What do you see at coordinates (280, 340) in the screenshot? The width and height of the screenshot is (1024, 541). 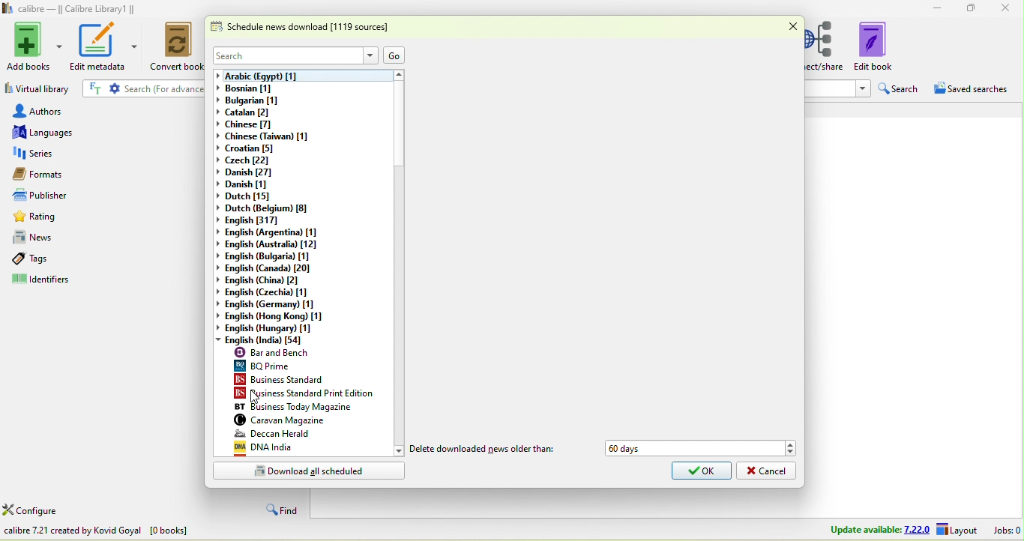 I see `english (india)[54]` at bounding box center [280, 340].